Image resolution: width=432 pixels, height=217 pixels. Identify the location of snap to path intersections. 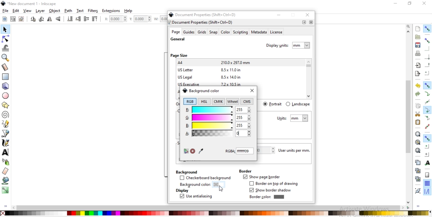
(427, 102).